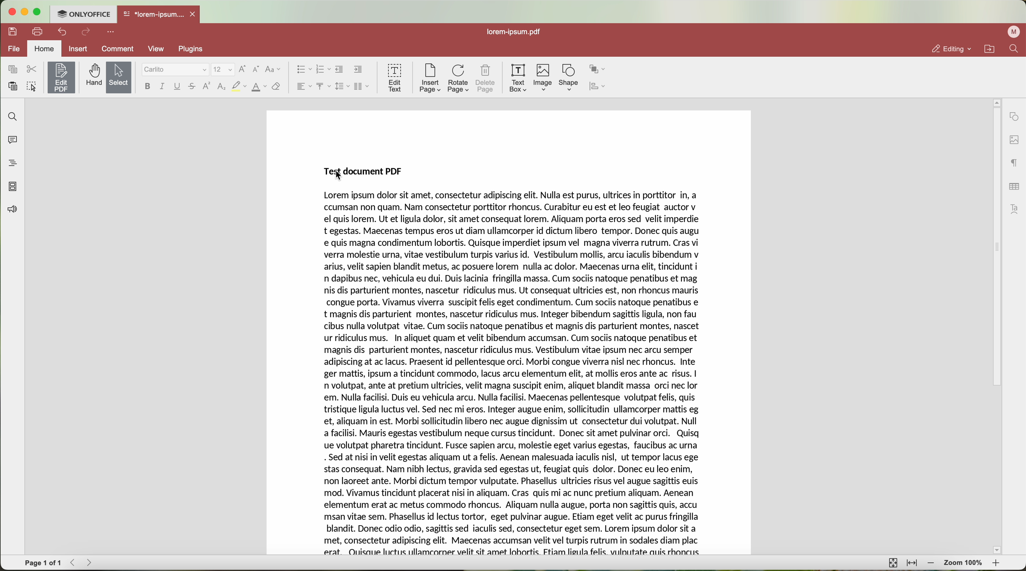 Image resolution: width=1026 pixels, height=571 pixels. What do you see at coordinates (931, 563) in the screenshot?
I see `zoom out` at bounding box center [931, 563].